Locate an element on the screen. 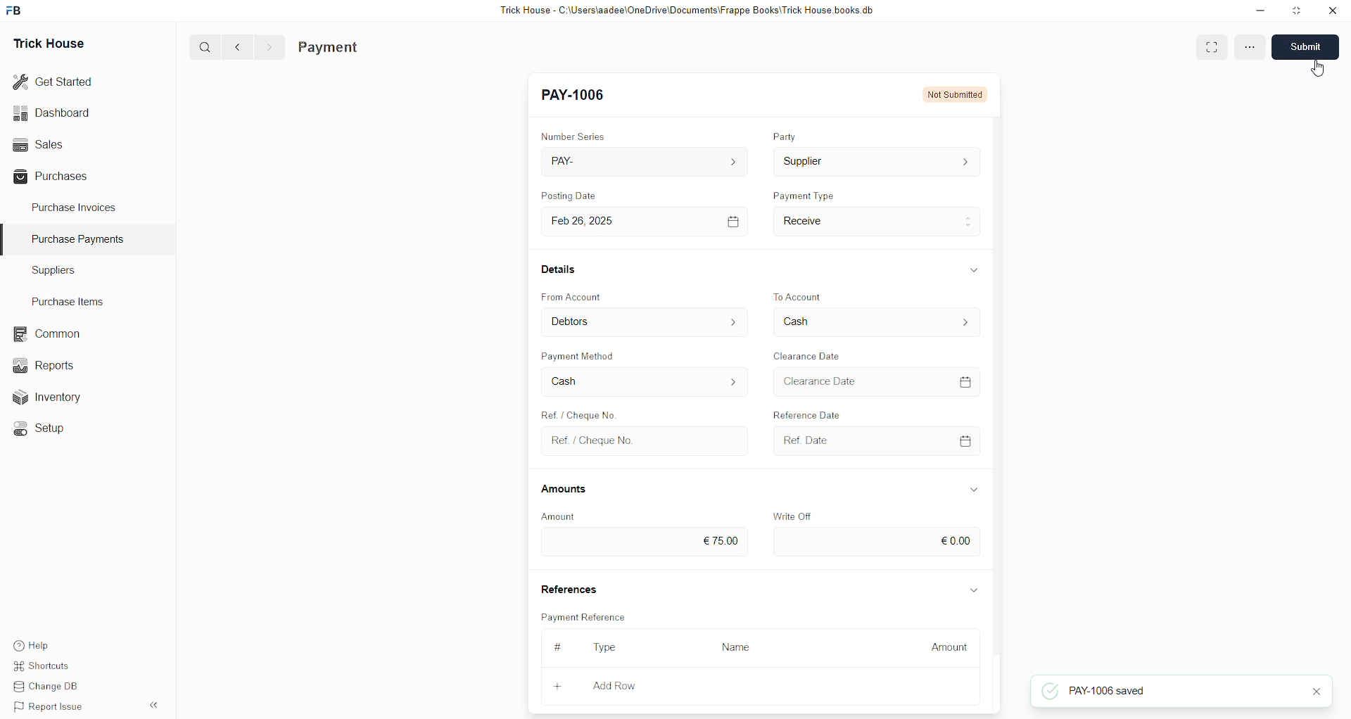 Image resolution: width=1351 pixels, height=719 pixels. €0.00 is located at coordinates (643, 543).